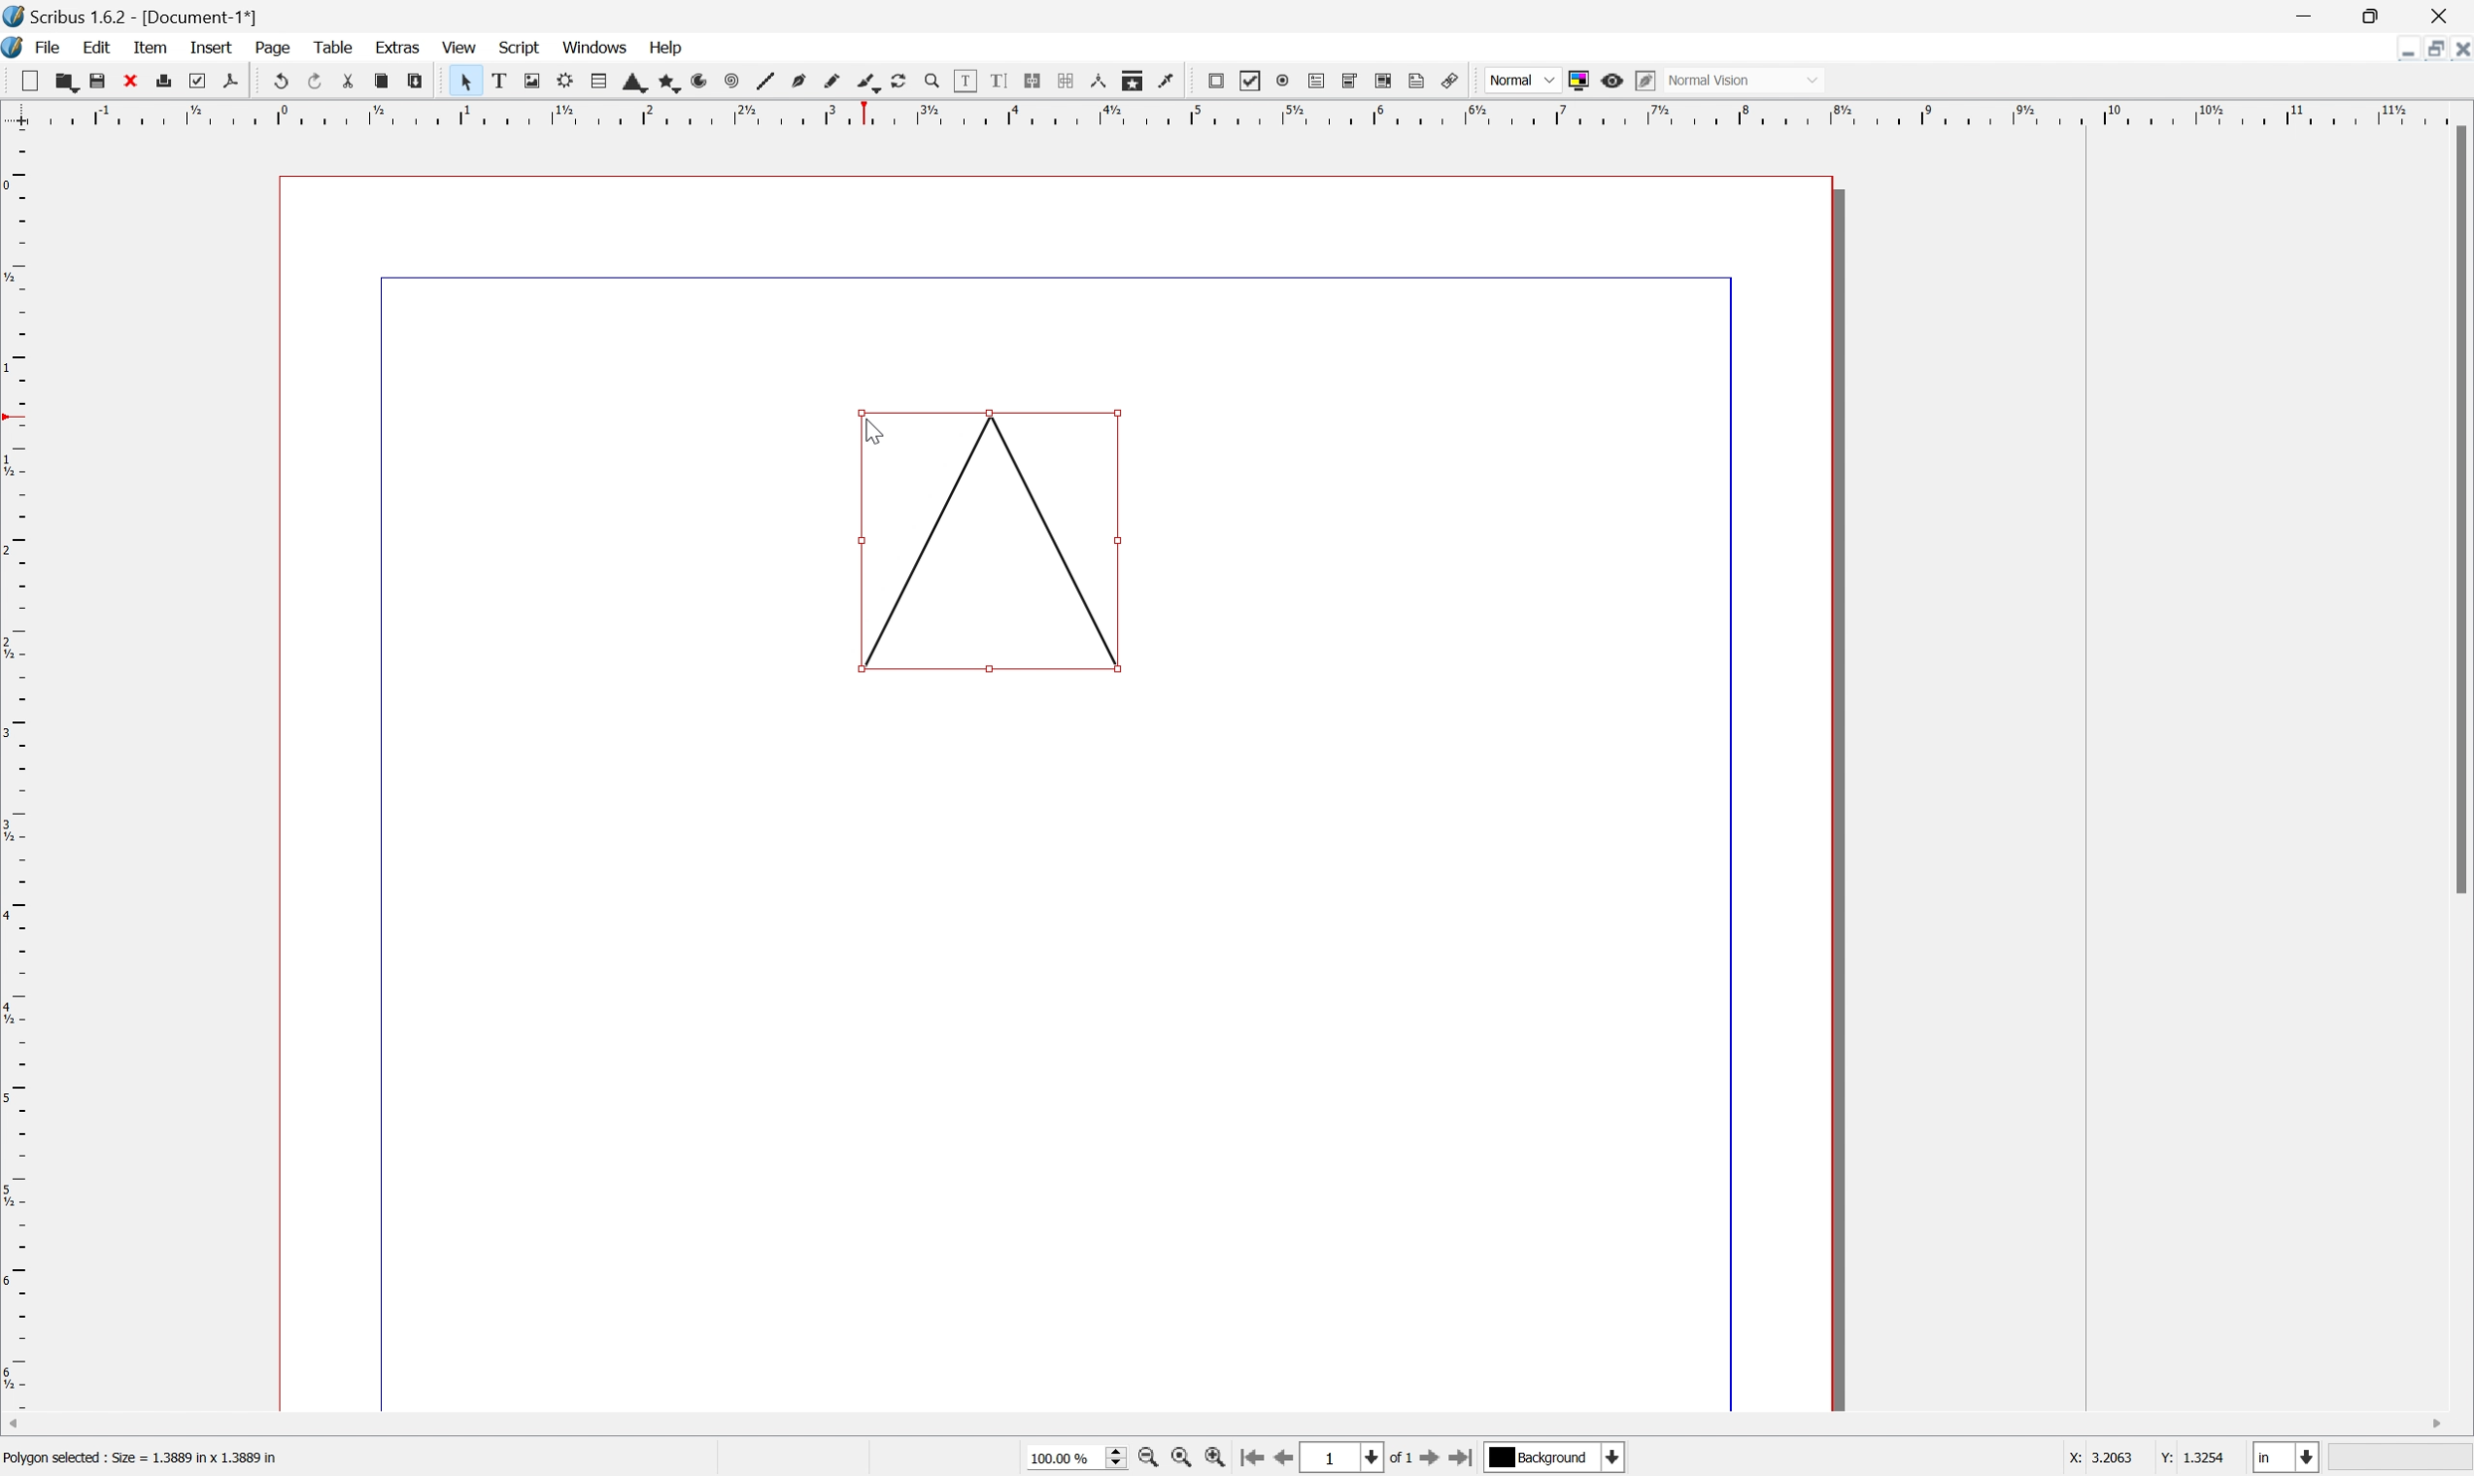 This screenshot has width=2474, height=1476. I want to click on File, so click(48, 46).